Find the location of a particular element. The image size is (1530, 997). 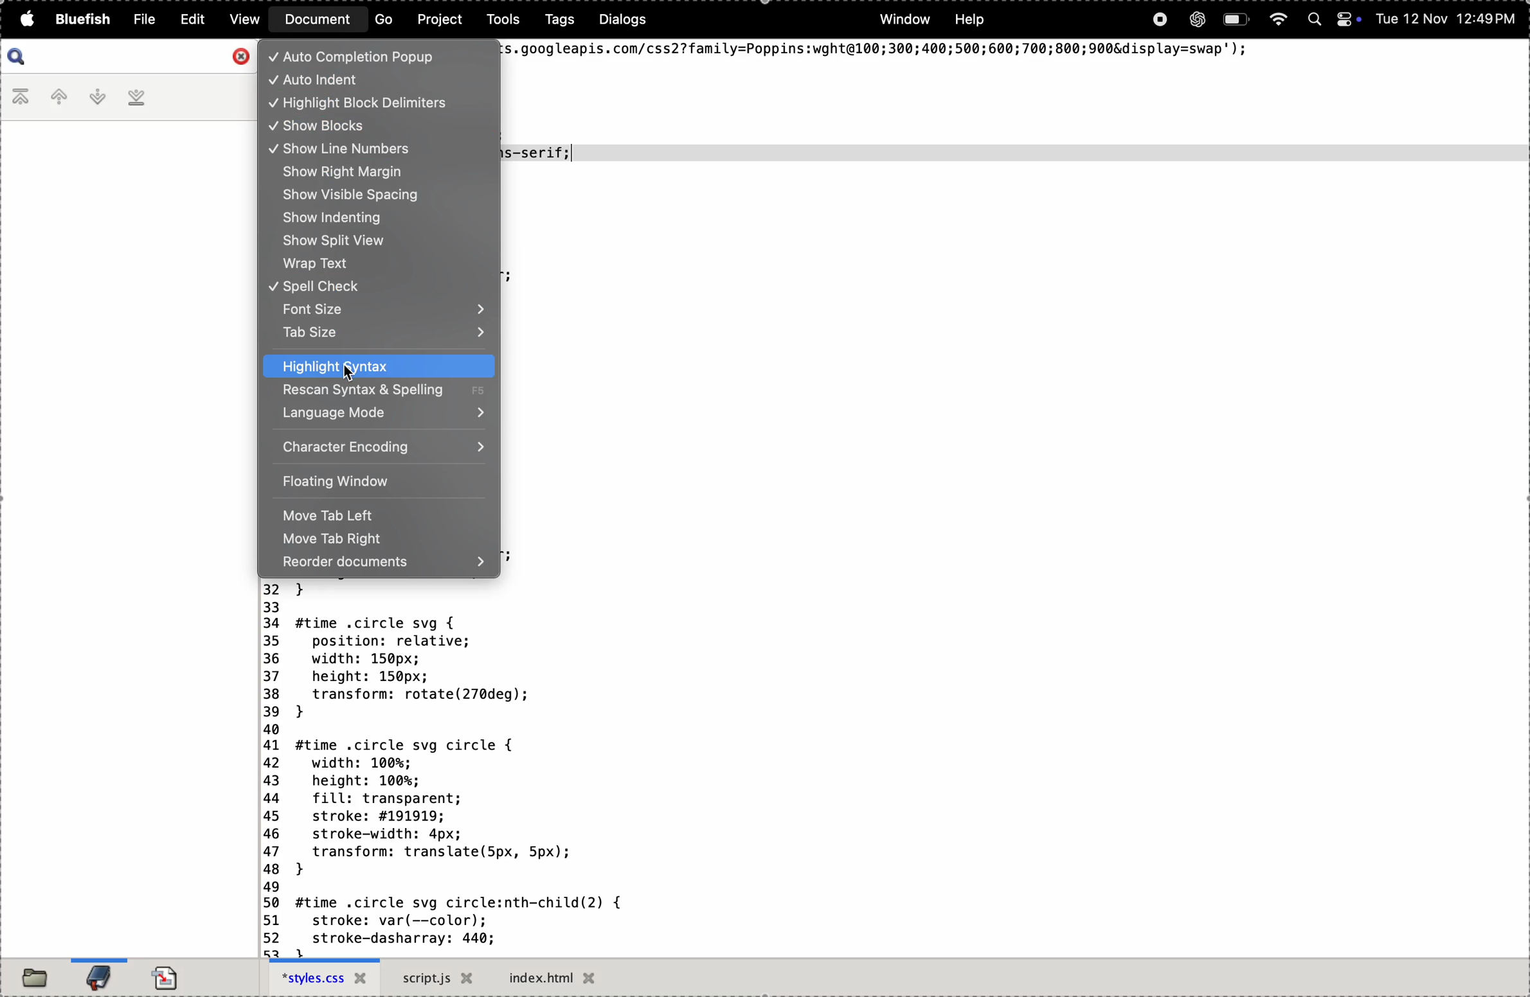

move tab right is located at coordinates (379, 542).